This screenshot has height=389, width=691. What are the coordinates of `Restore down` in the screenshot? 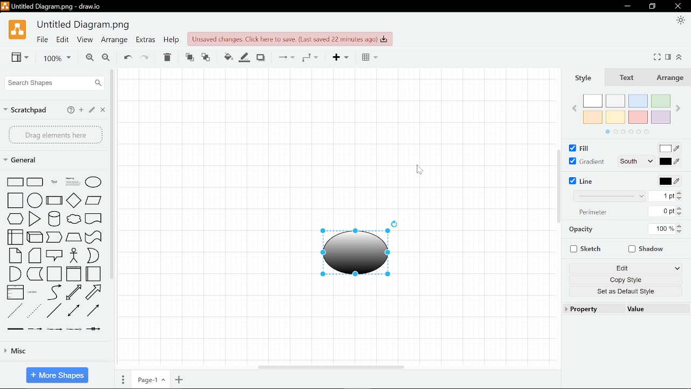 It's located at (654, 6).